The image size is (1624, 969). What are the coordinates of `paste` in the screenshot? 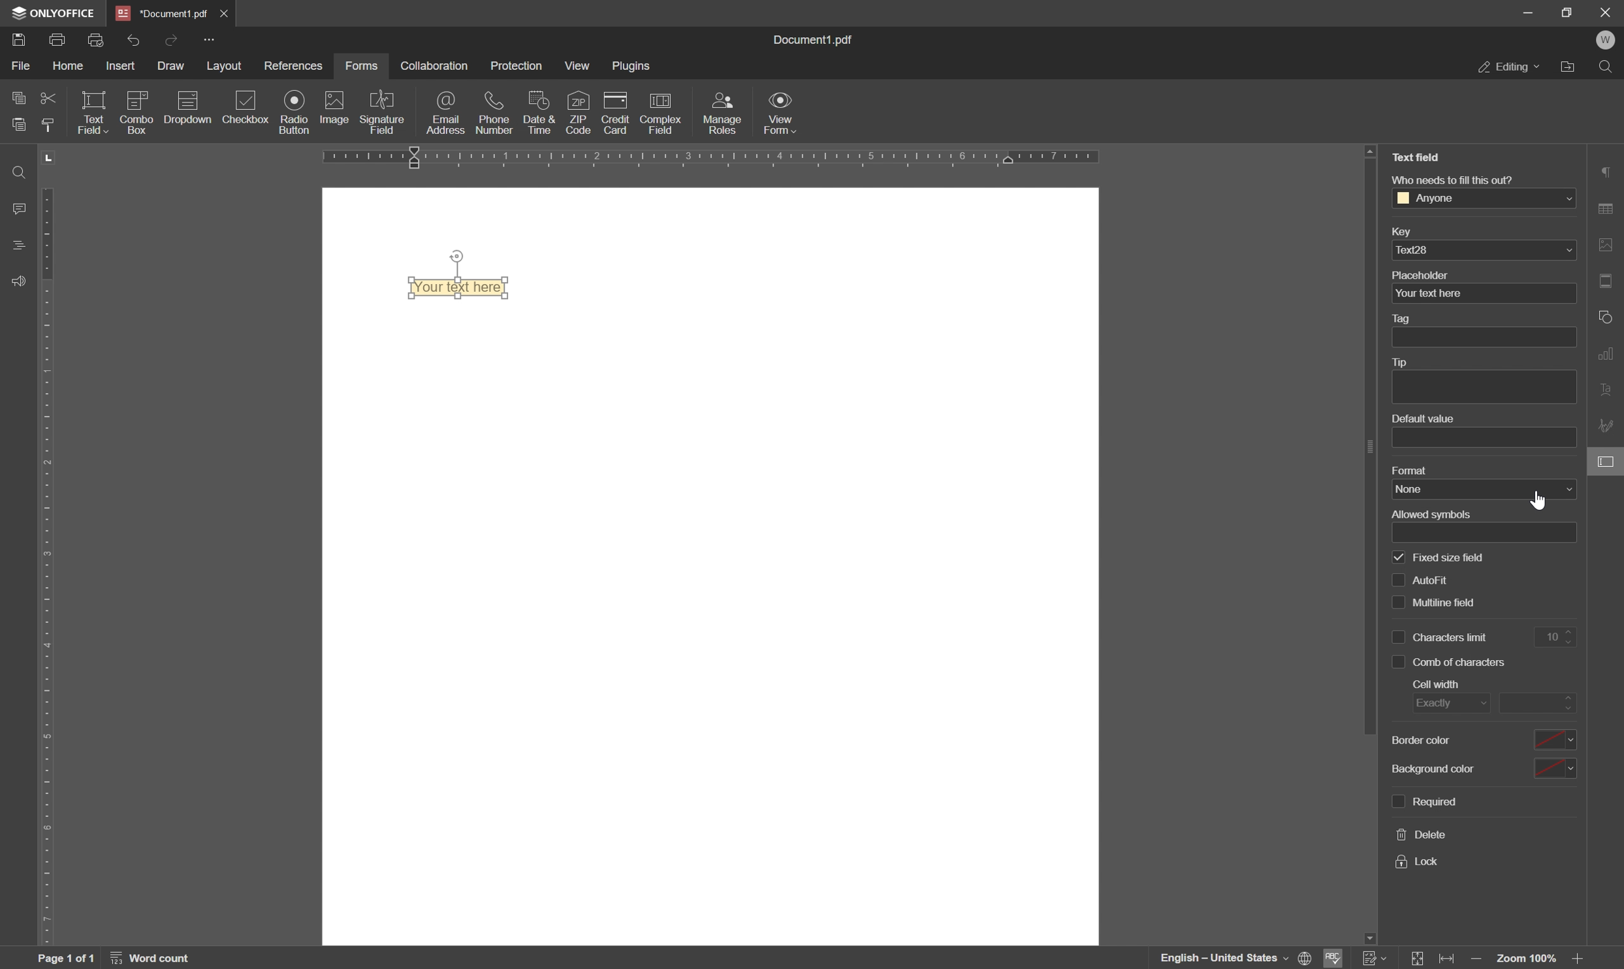 It's located at (14, 126).